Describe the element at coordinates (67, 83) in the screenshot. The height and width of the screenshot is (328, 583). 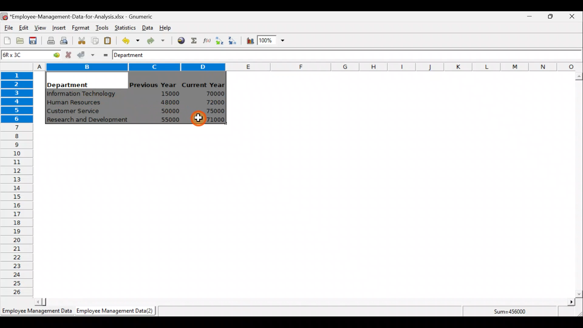
I see `Department` at that location.